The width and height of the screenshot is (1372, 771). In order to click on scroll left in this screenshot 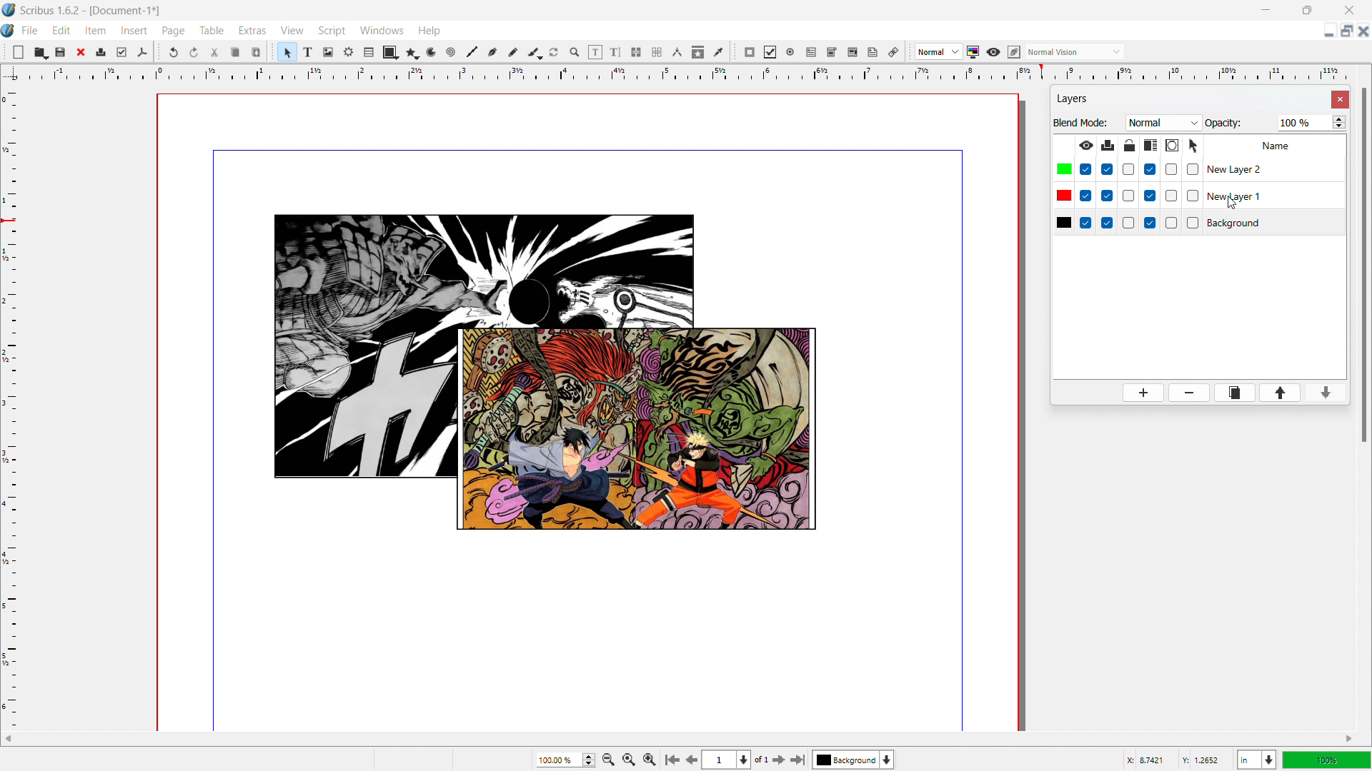, I will do `click(9, 738)`.